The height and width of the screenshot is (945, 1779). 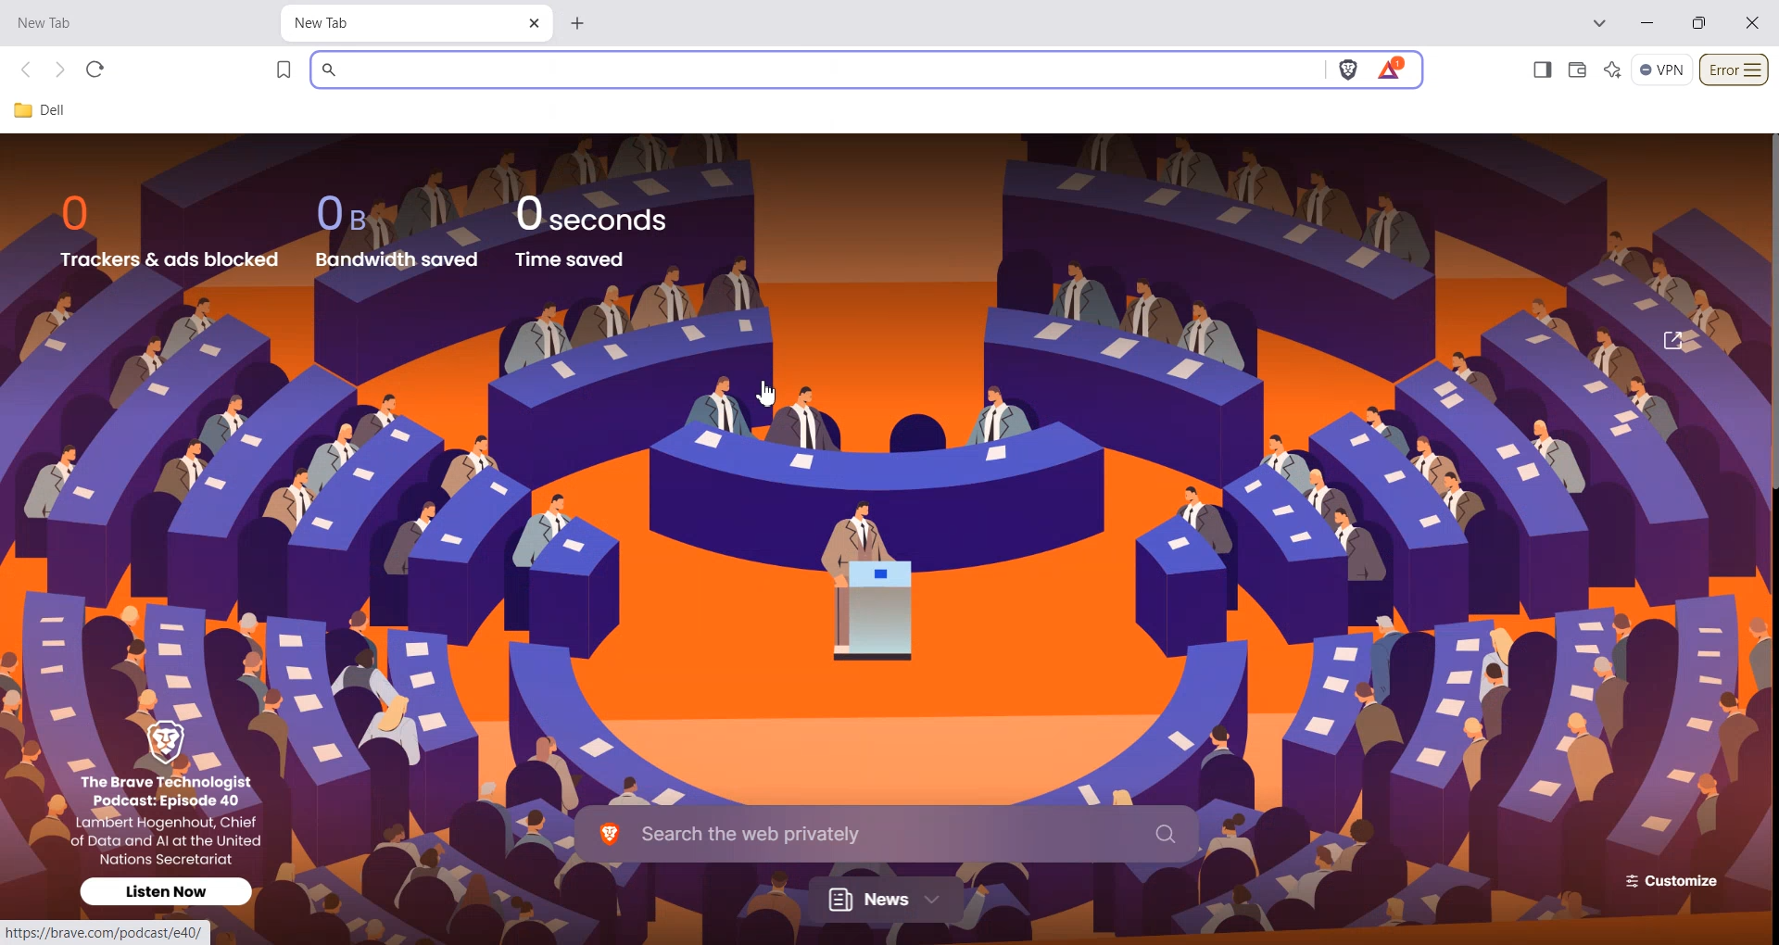 What do you see at coordinates (1700, 23) in the screenshot?
I see `MInimize/Maximize` at bounding box center [1700, 23].